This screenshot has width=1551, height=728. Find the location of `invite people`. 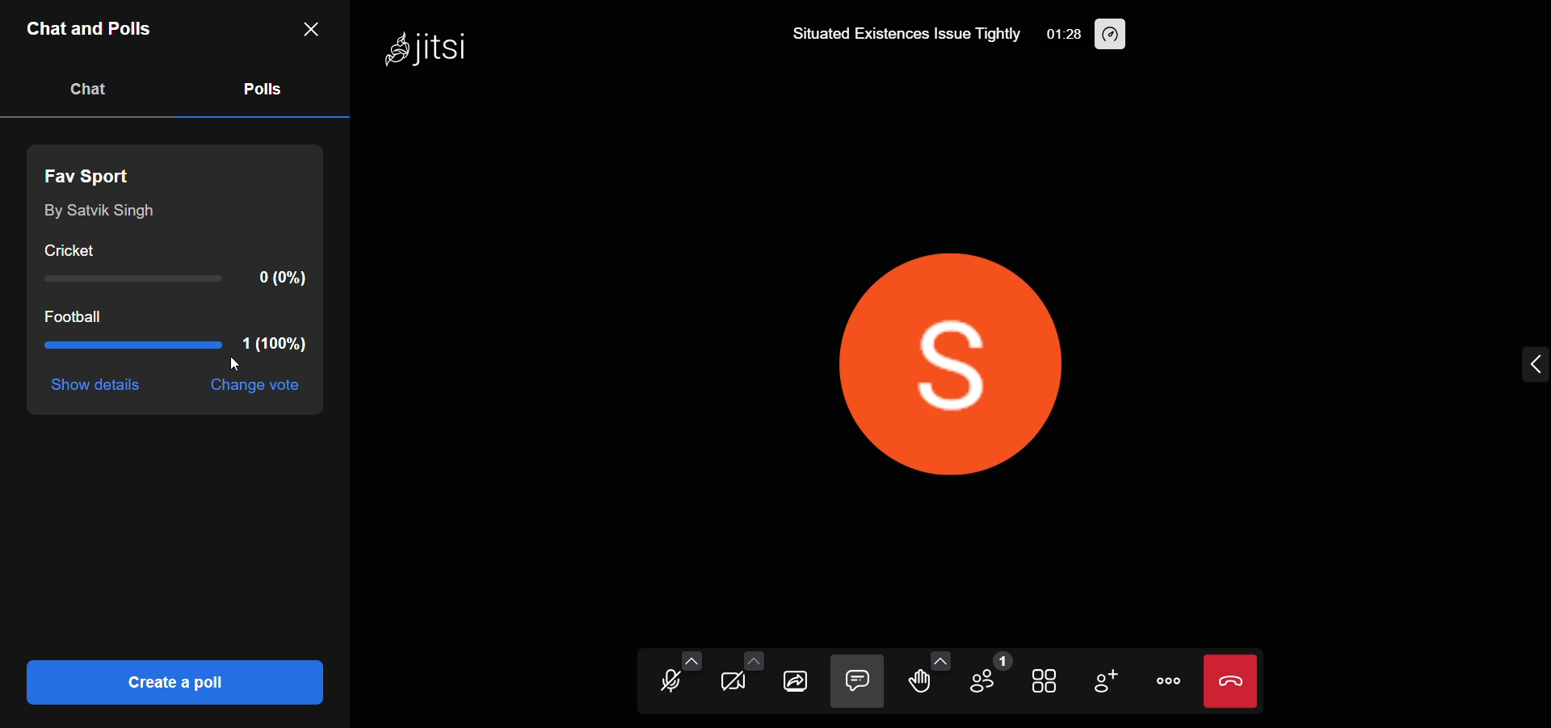

invite people is located at coordinates (1110, 679).